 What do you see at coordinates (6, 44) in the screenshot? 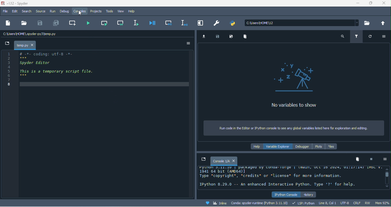
I see `browse tabs` at bounding box center [6, 44].